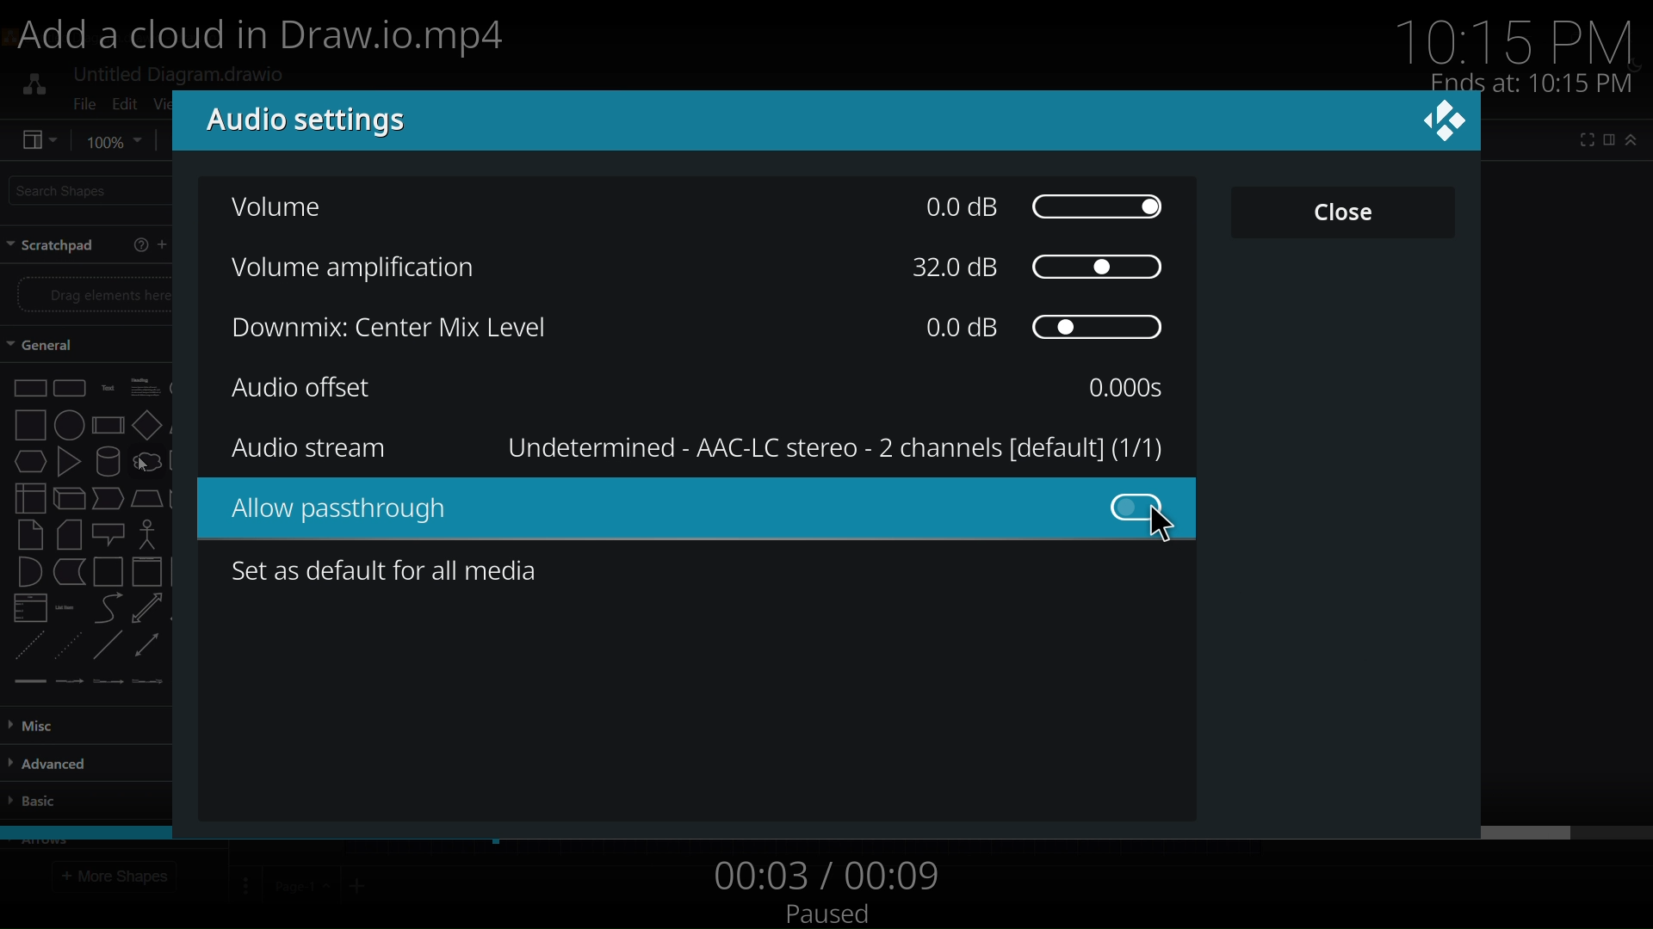 The width and height of the screenshot is (1653, 929). Describe the element at coordinates (1048, 329) in the screenshot. I see `0.0 dB` at that location.